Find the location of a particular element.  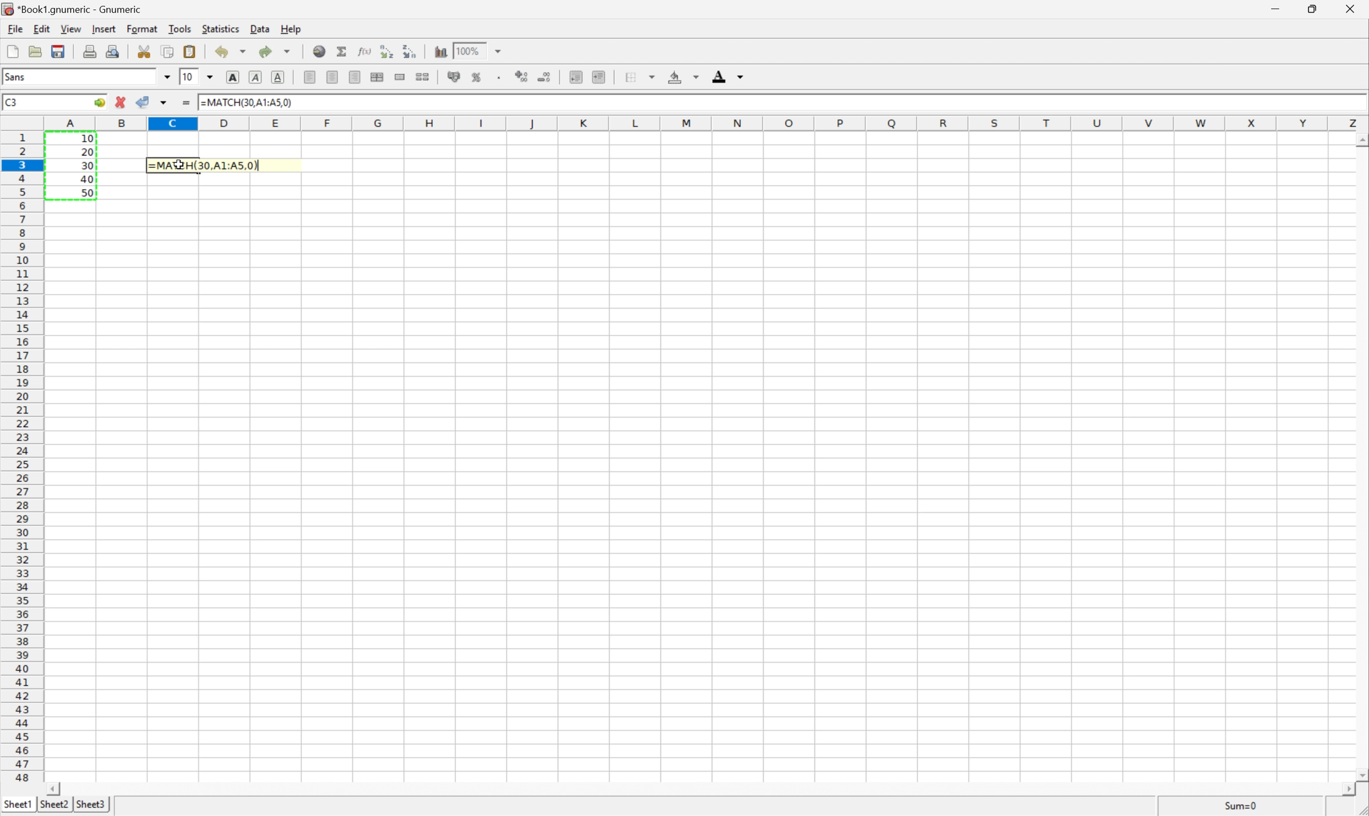

File is located at coordinates (12, 49).